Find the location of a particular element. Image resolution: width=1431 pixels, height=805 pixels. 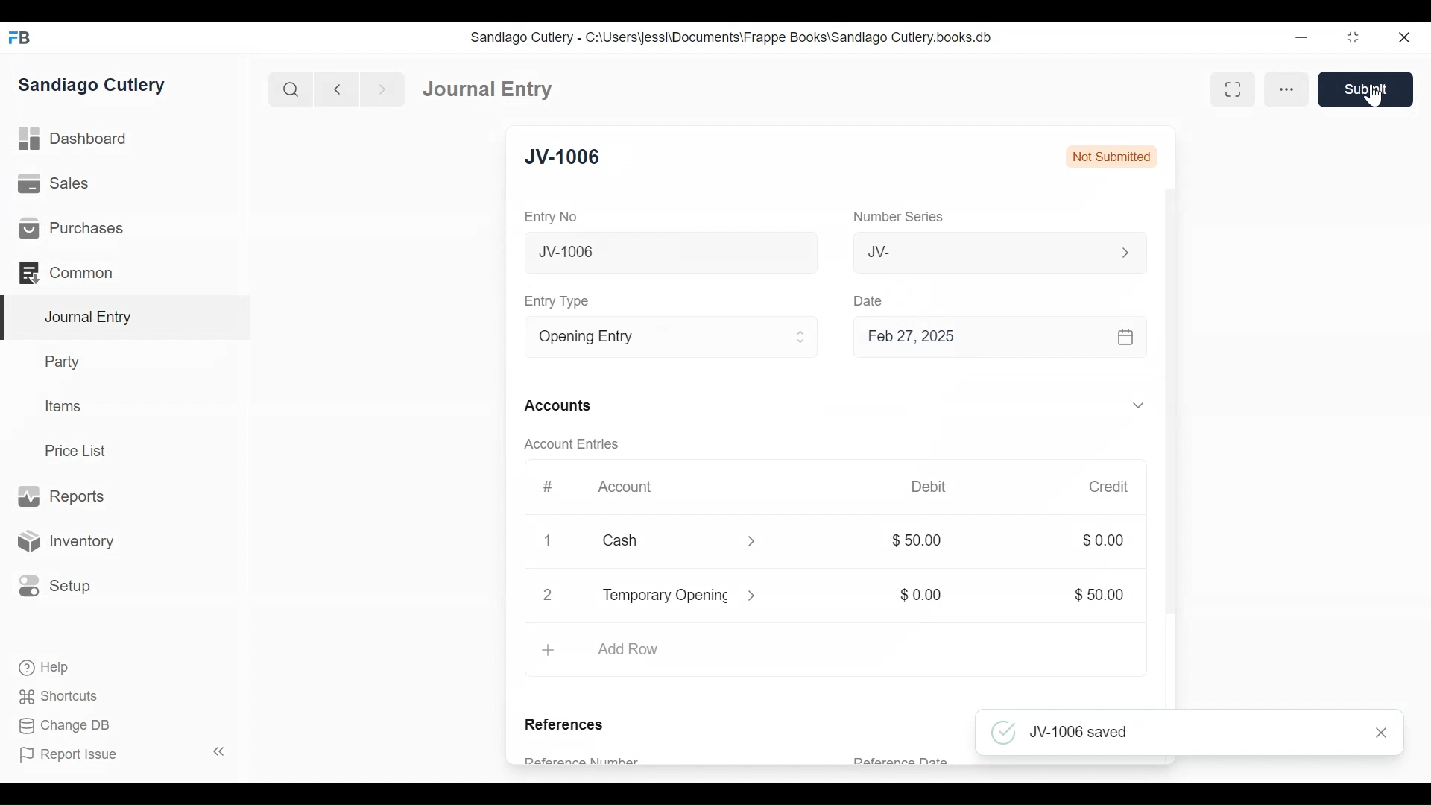

Submit is located at coordinates (1365, 89).